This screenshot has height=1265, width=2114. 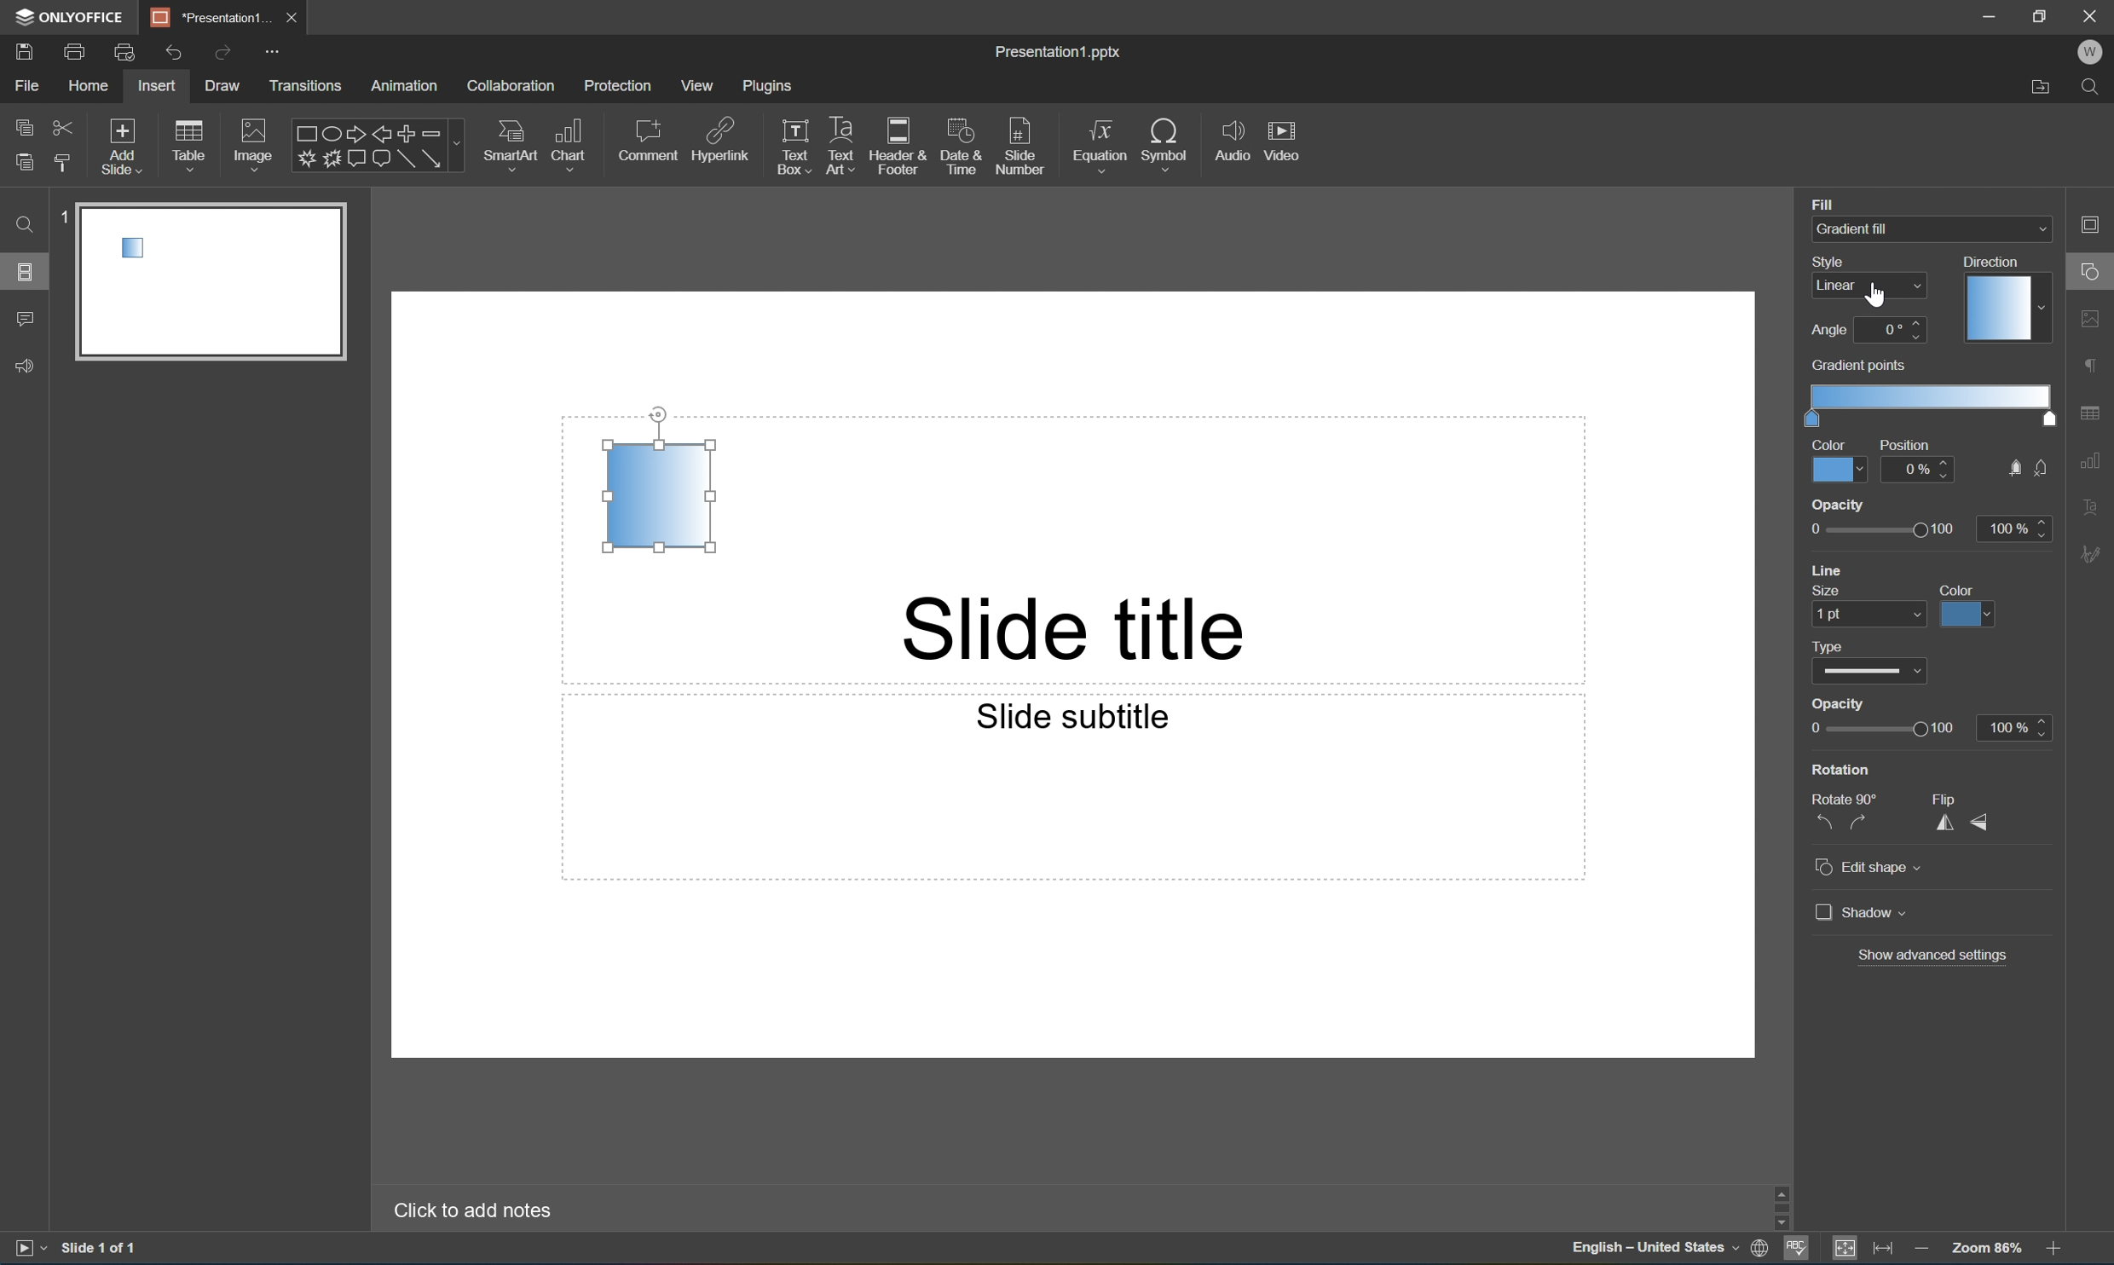 What do you see at coordinates (2054, 1223) in the screenshot?
I see `Scroll Down` at bounding box center [2054, 1223].